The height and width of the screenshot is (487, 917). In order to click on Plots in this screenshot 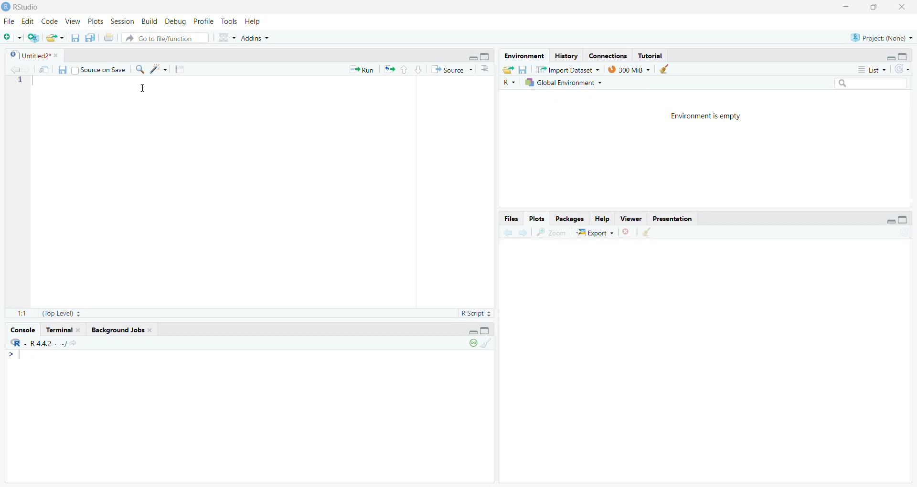, I will do `click(535, 219)`.